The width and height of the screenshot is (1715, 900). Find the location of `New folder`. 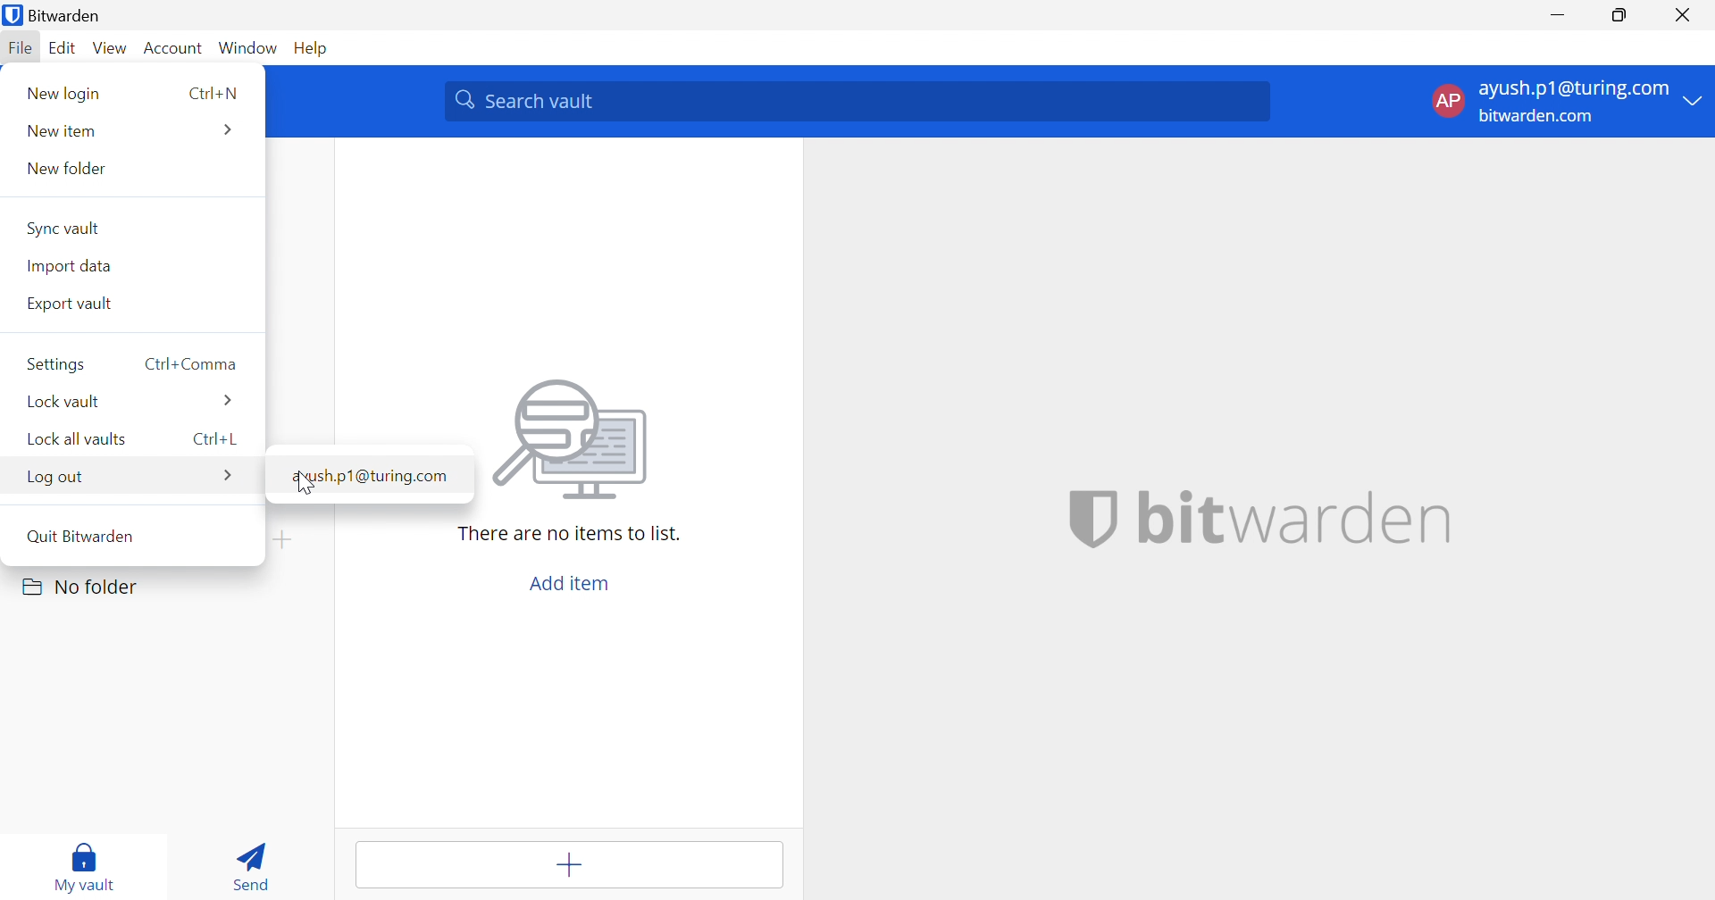

New folder is located at coordinates (63, 171).